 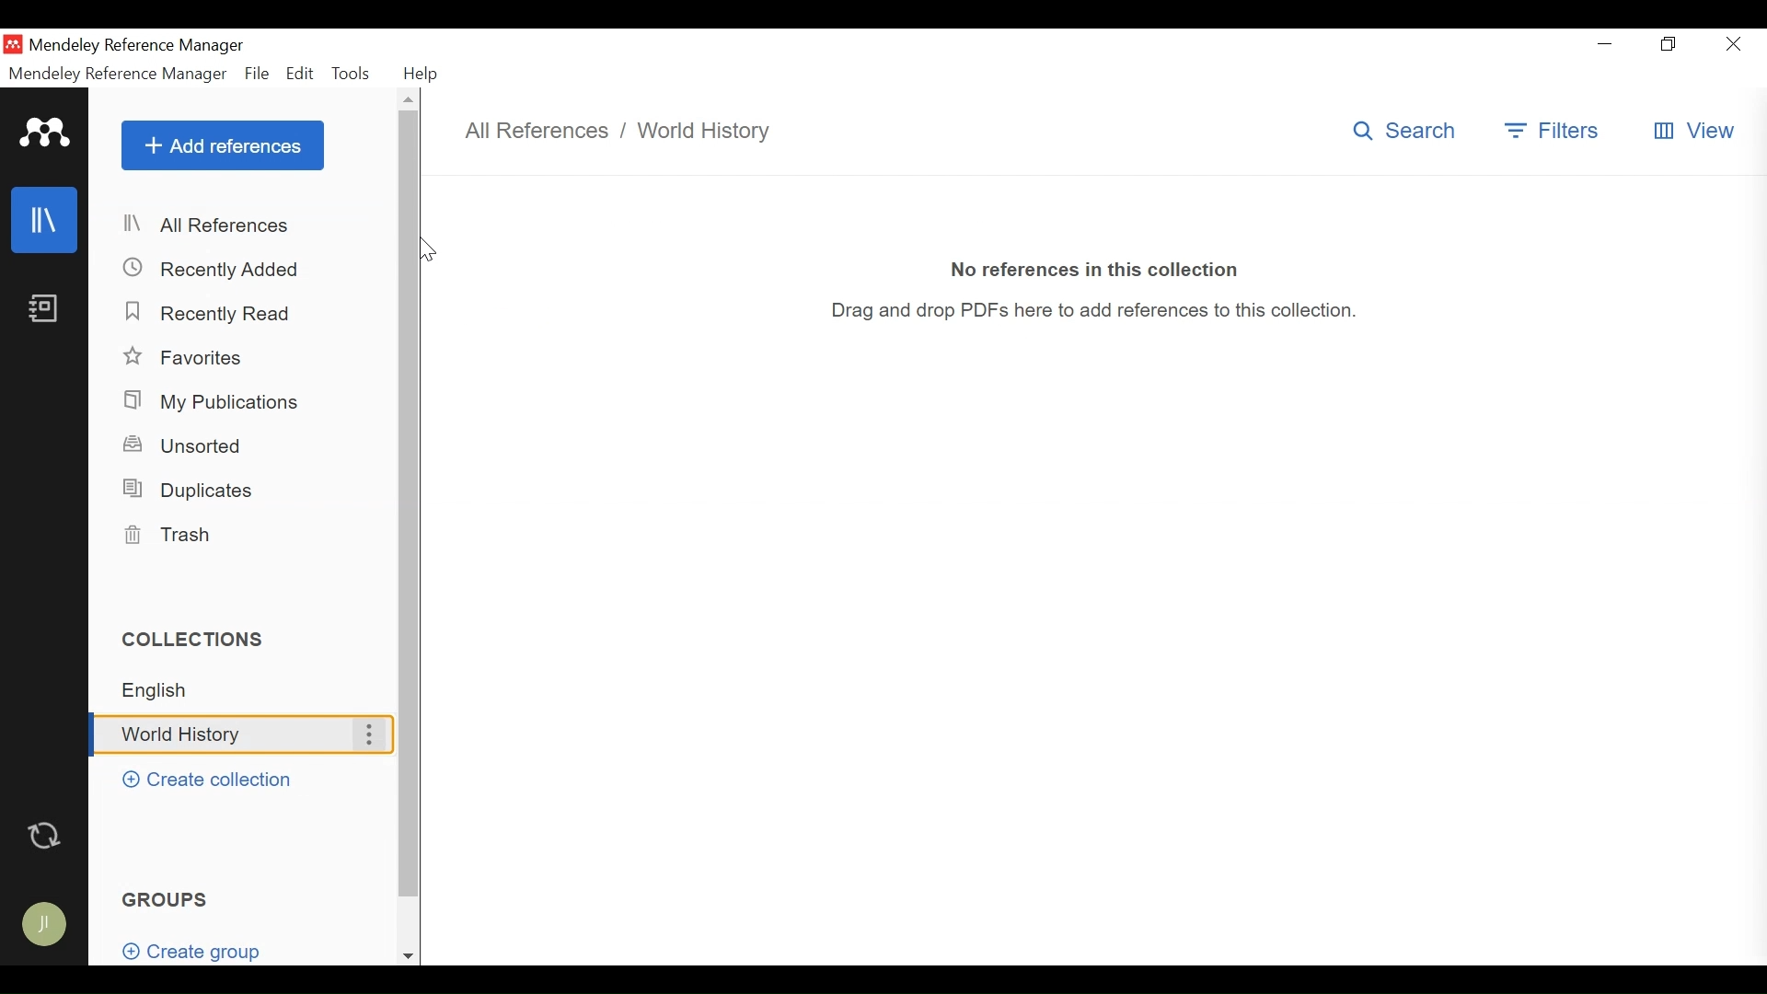 What do you see at coordinates (208, 780) in the screenshot?
I see `Create Collecion` at bounding box center [208, 780].